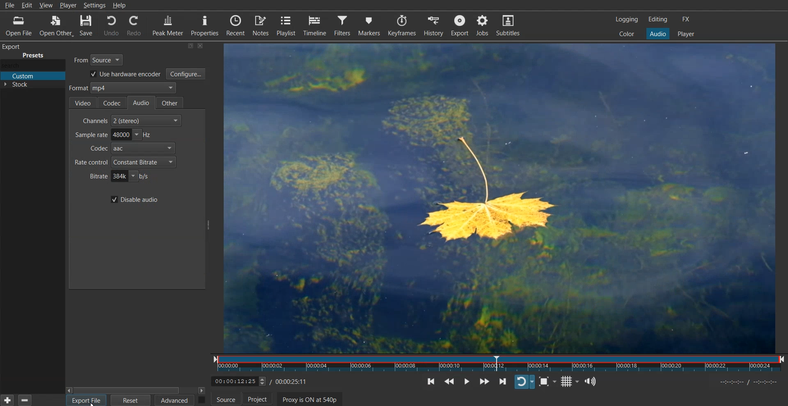  Describe the element at coordinates (342, 25) in the screenshot. I see `Filters` at that location.